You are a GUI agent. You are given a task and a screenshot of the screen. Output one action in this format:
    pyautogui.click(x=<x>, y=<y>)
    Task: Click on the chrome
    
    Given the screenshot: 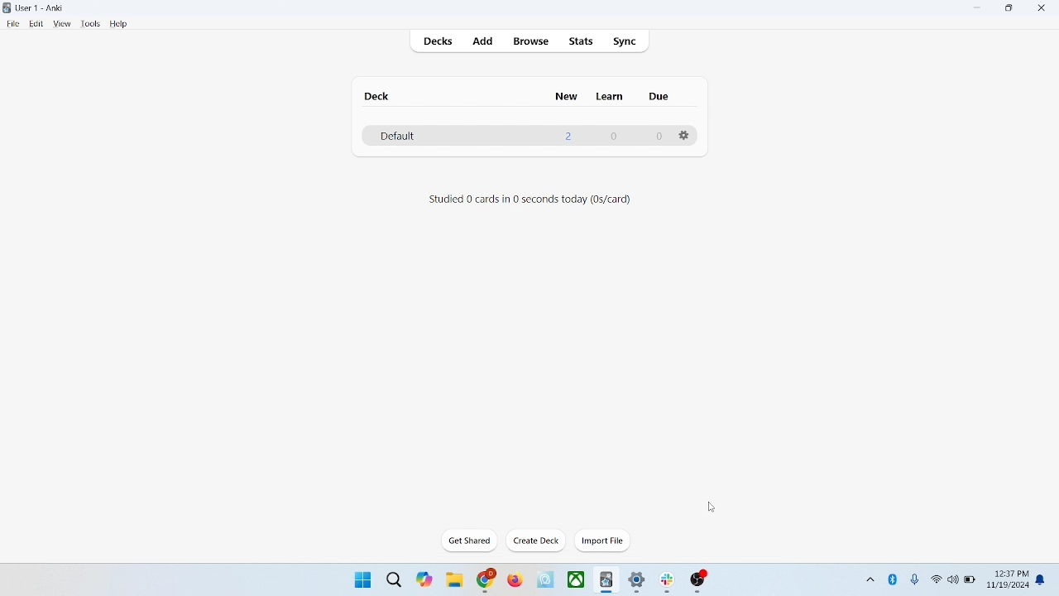 What is the action you would take?
    pyautogui.click(x=486, y=580)
    